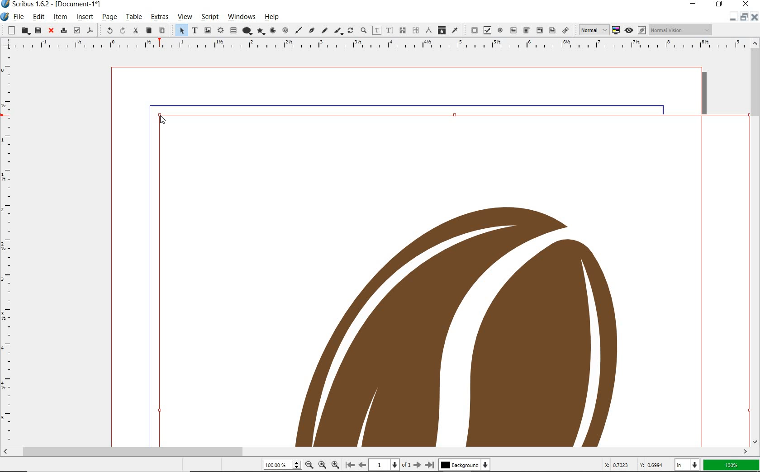 The height and width of the screenshot is (472, 760). I want to click on Zoom Out, so click(309, 465).